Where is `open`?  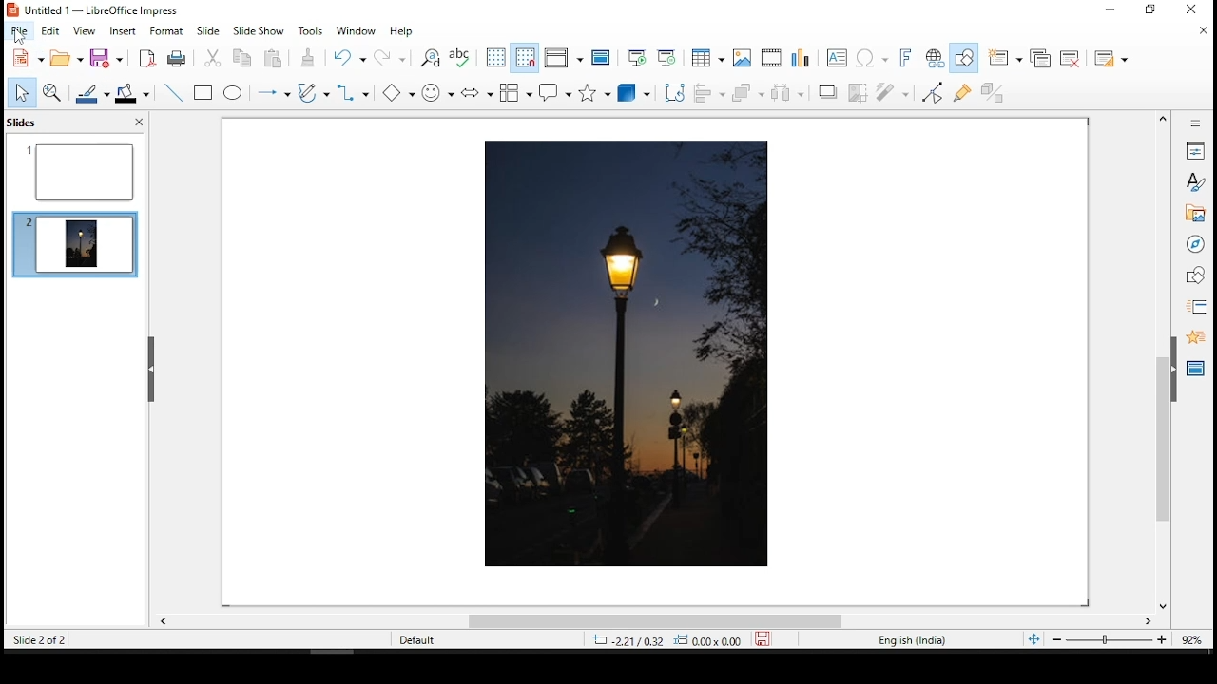 open is located at coordinates (68, 57).